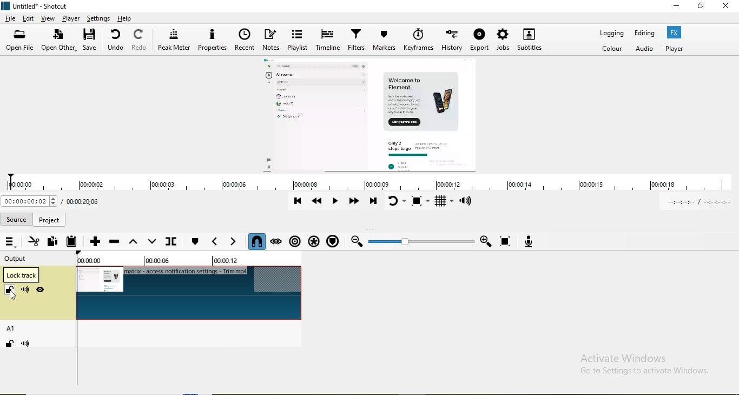  I want to click on Zoom in, so click(485, 241).